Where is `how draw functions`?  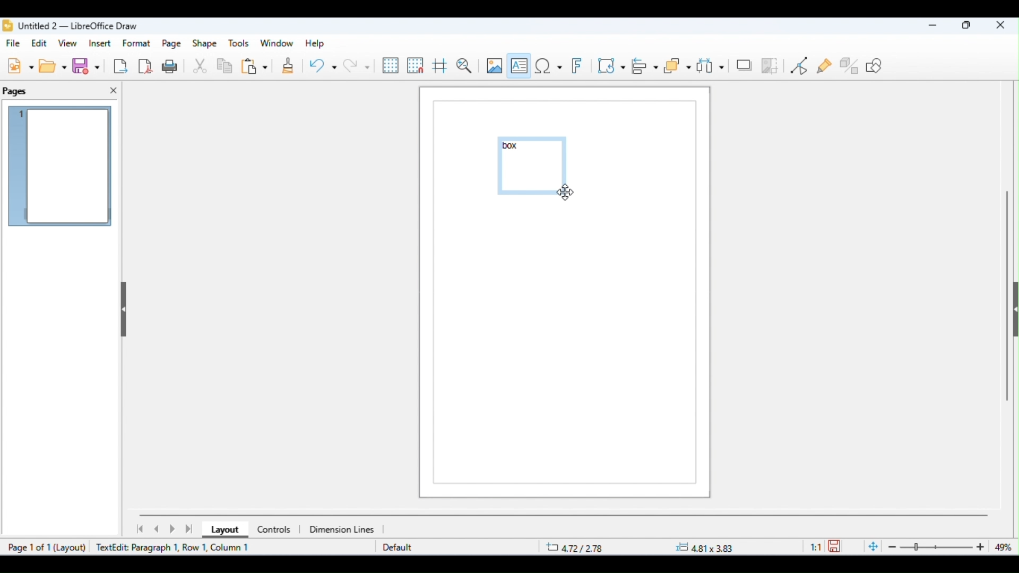
how draw functions is located at coordinates (875, 65).